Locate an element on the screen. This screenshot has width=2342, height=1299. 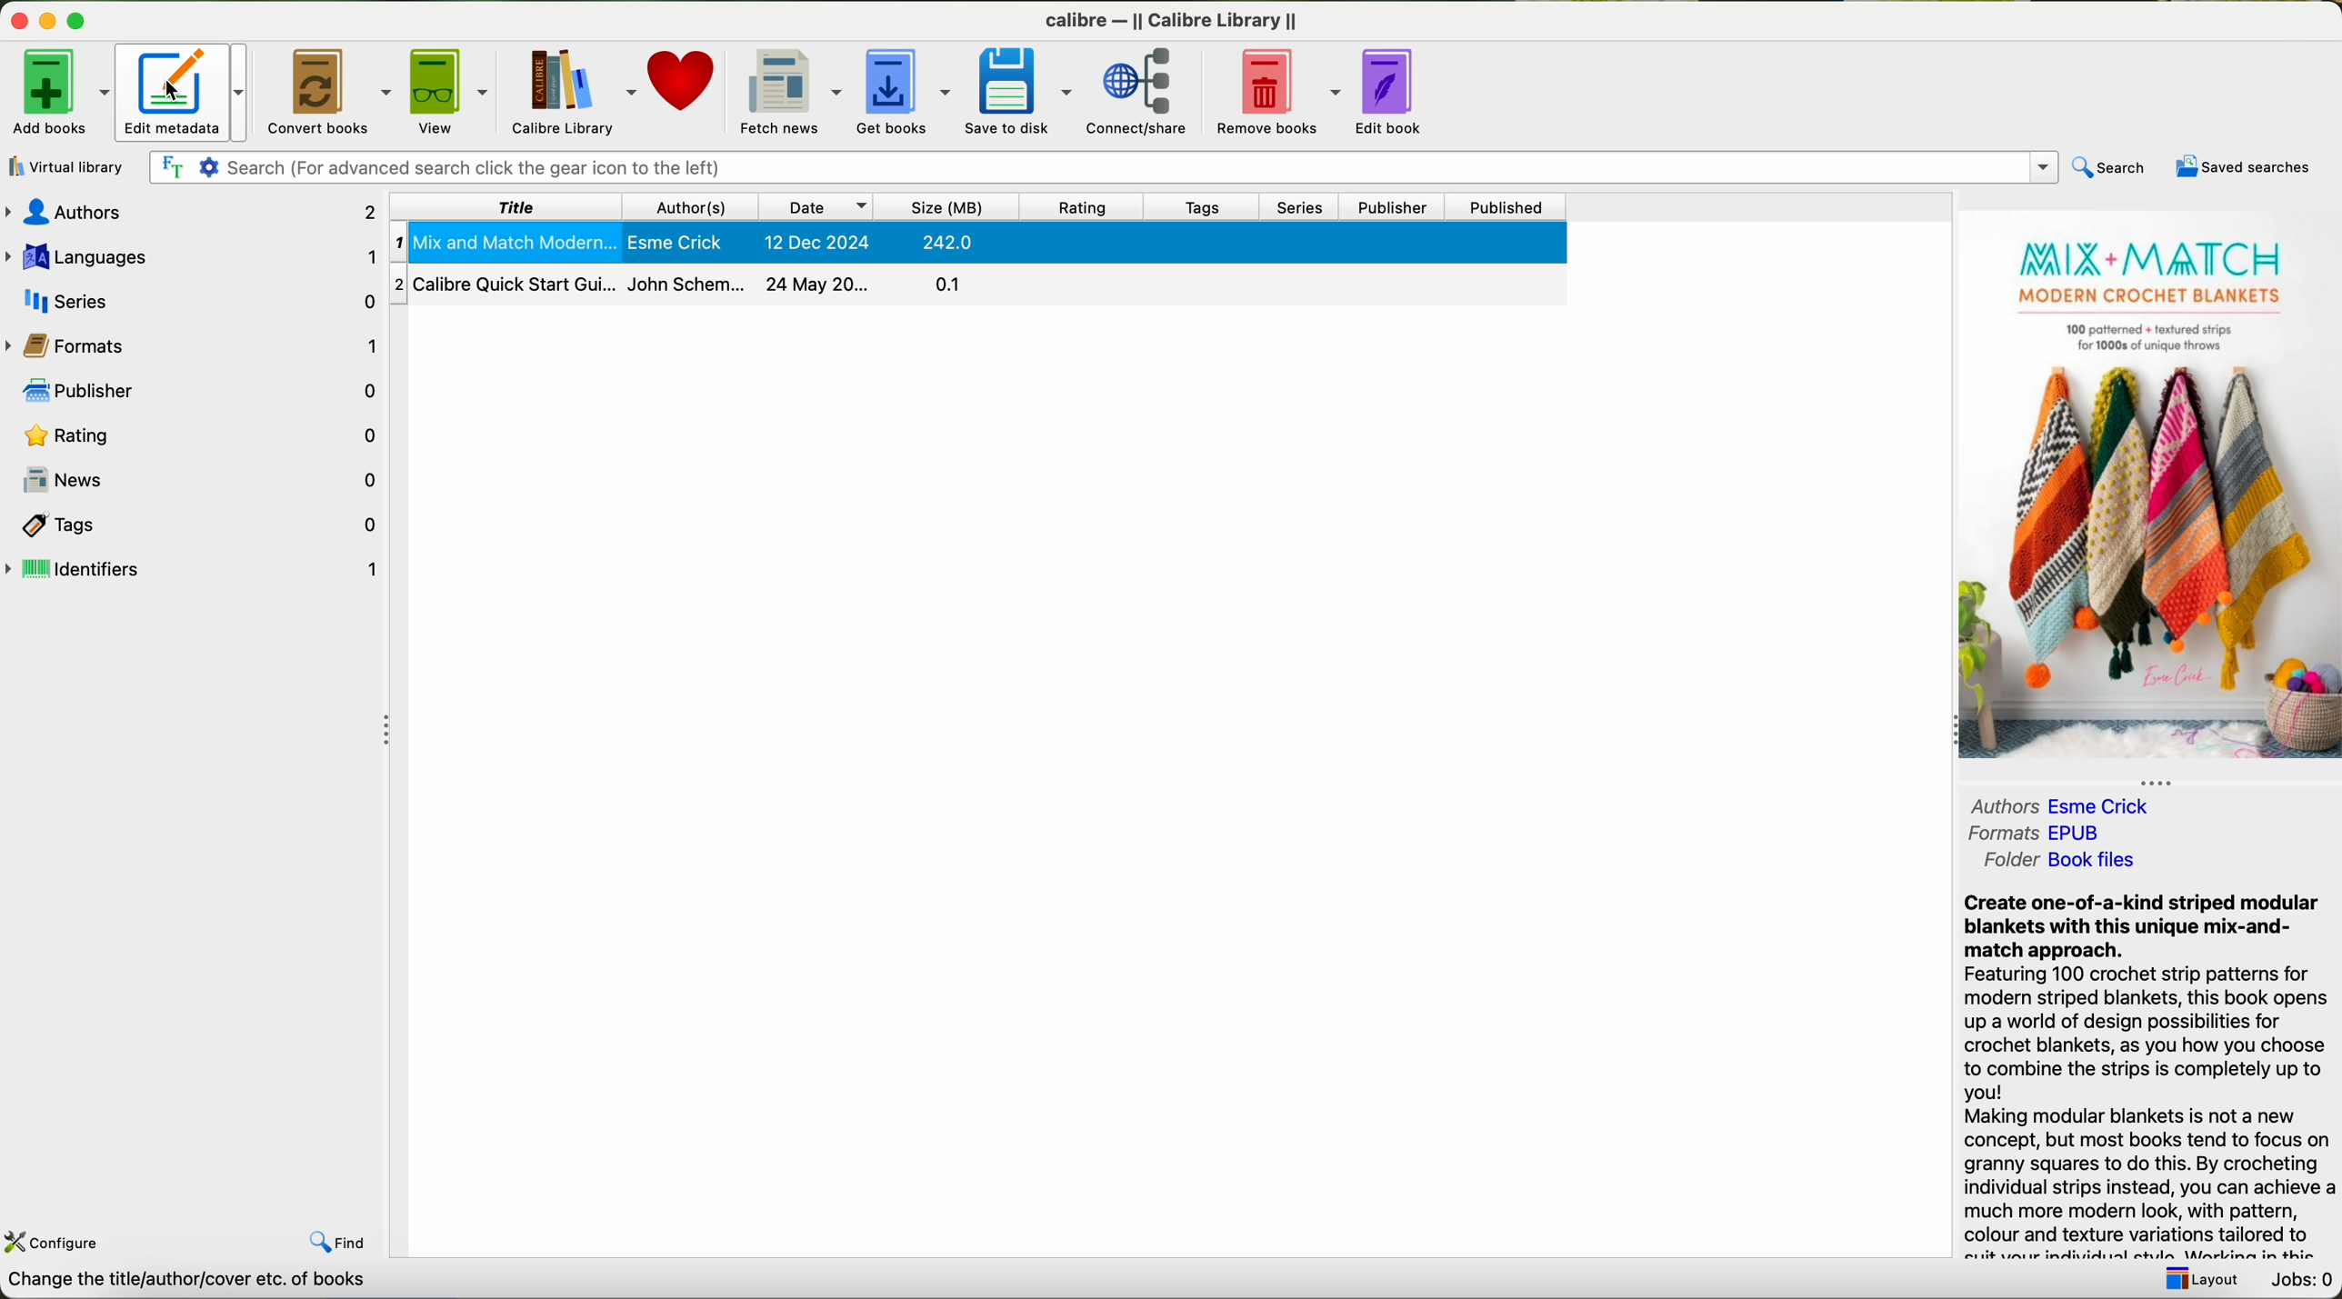
donate is located at coordinates (684, 78).